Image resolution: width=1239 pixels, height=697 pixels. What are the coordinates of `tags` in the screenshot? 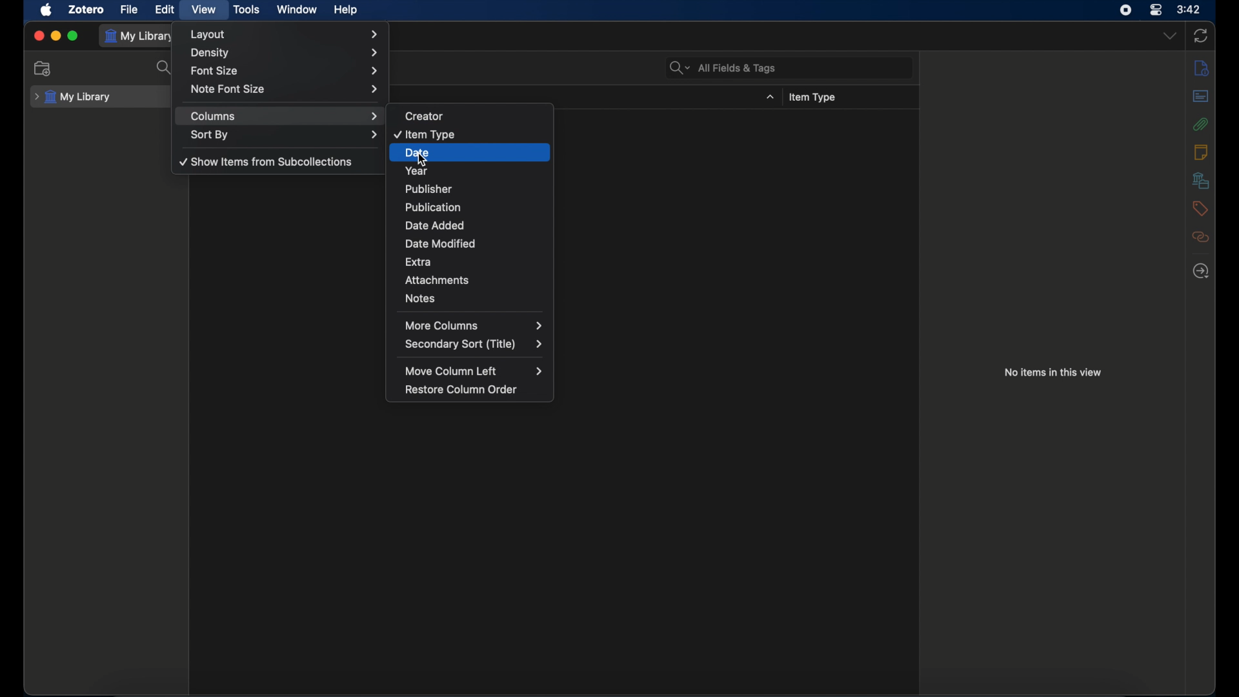 It's located at (1201, 208).